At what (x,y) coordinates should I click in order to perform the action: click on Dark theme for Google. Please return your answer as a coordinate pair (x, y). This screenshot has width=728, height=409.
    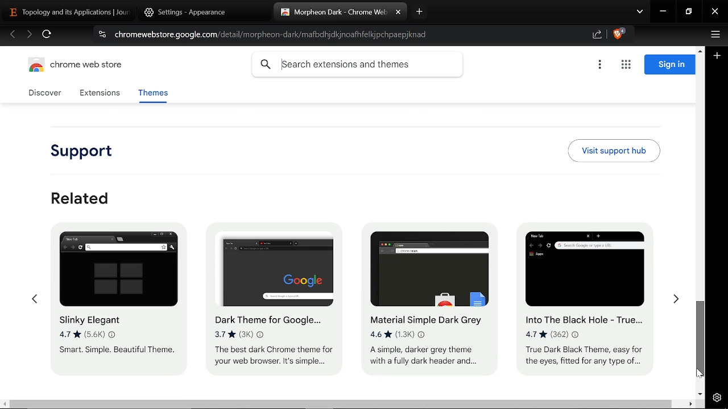
    Looking at the image, I should click on (276, 303).